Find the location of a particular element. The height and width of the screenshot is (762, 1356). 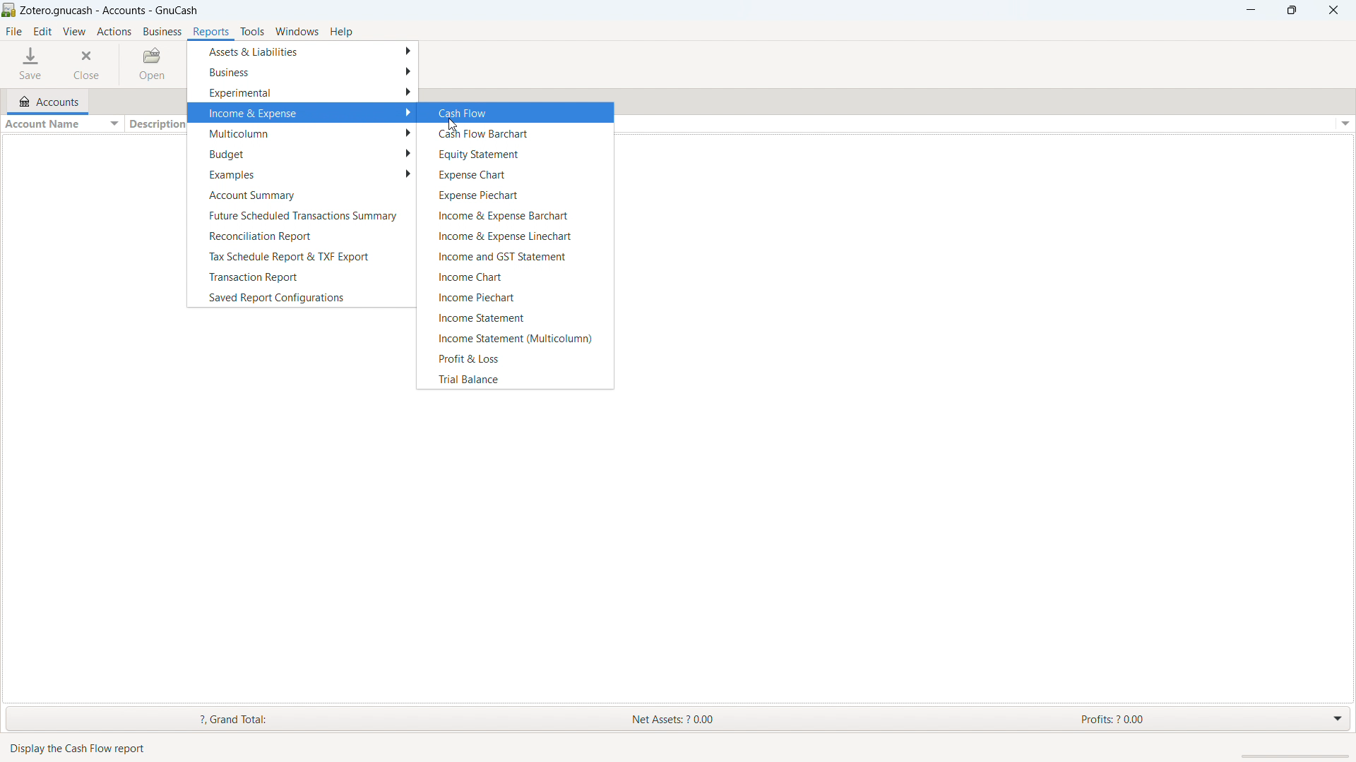

income chart is located at coordinates (514, 276).